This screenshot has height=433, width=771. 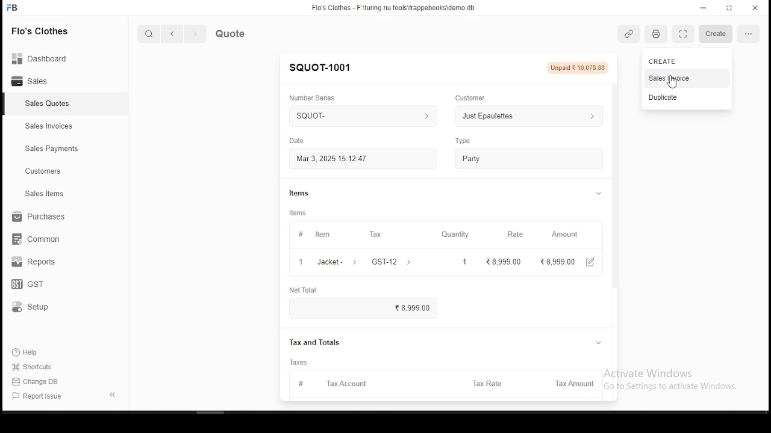 What do you see at coordinates (308, 190) in the screenshot?
I see `items` at bounding box center [308, 190].